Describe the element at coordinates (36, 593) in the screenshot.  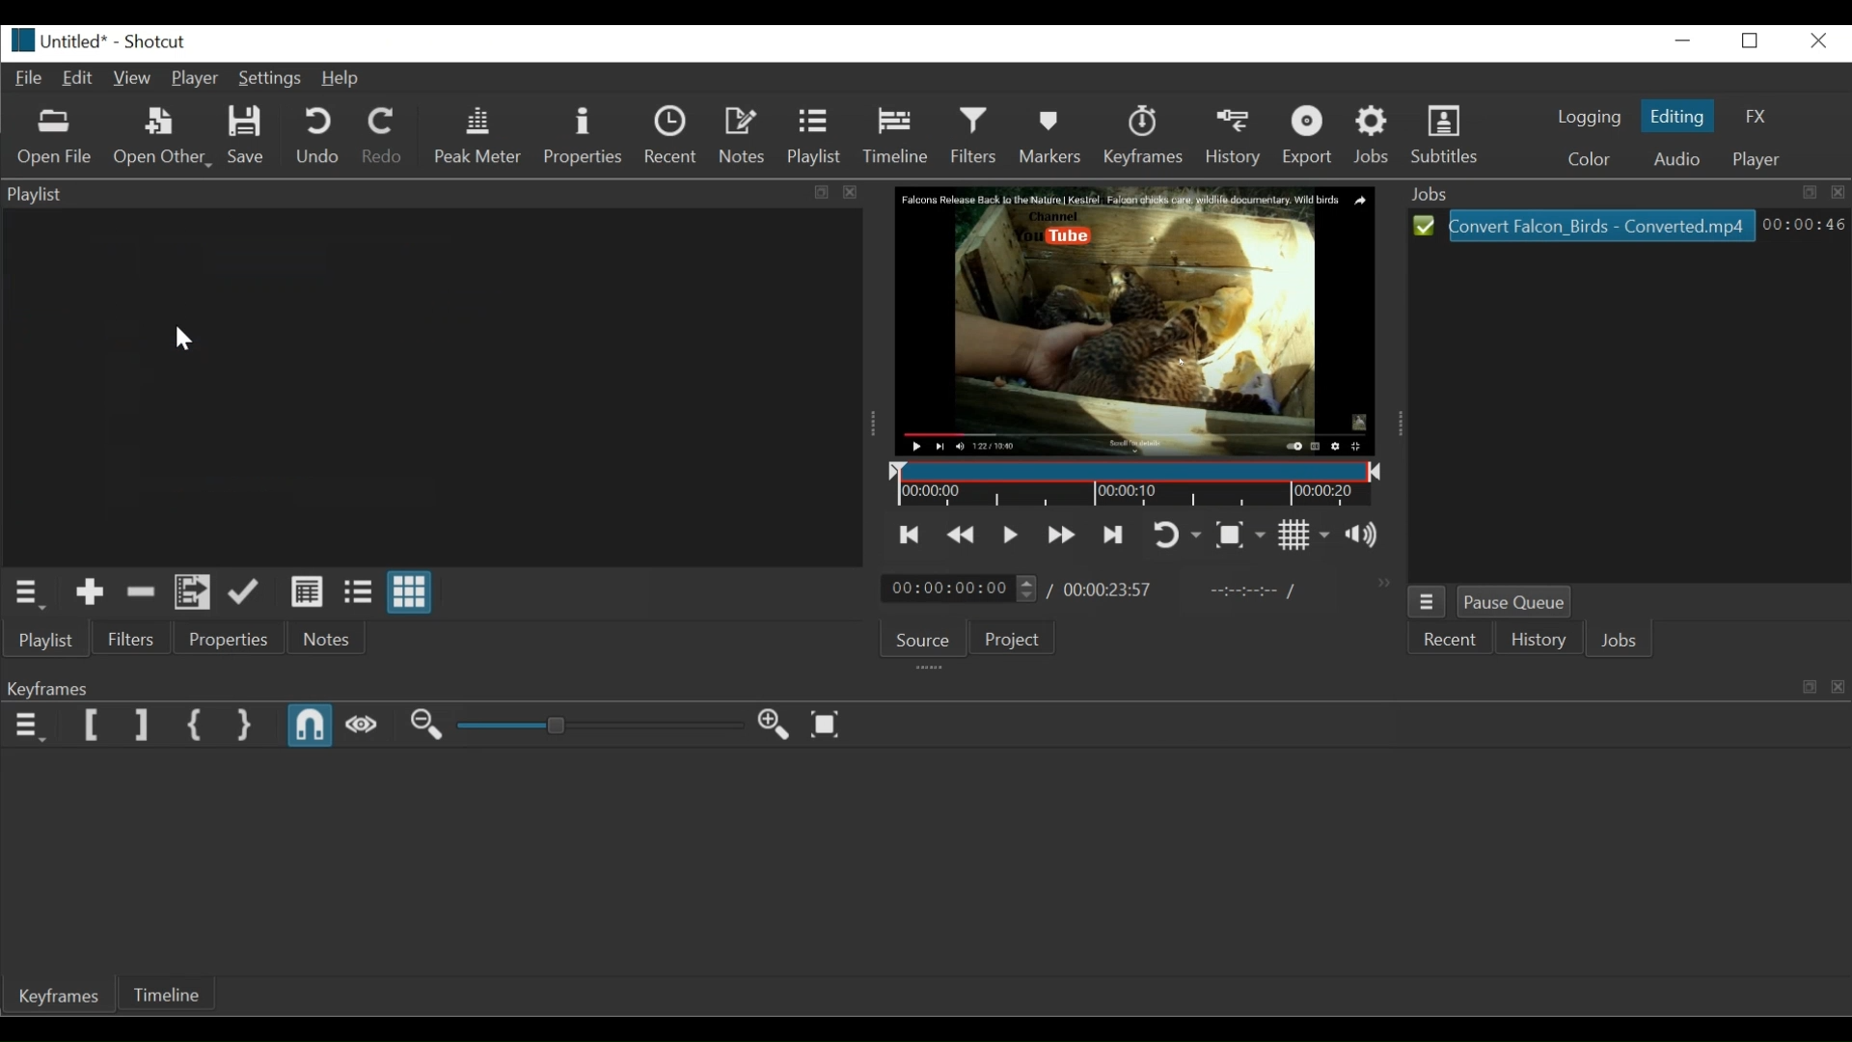
I see `Playlist menu` at that location.